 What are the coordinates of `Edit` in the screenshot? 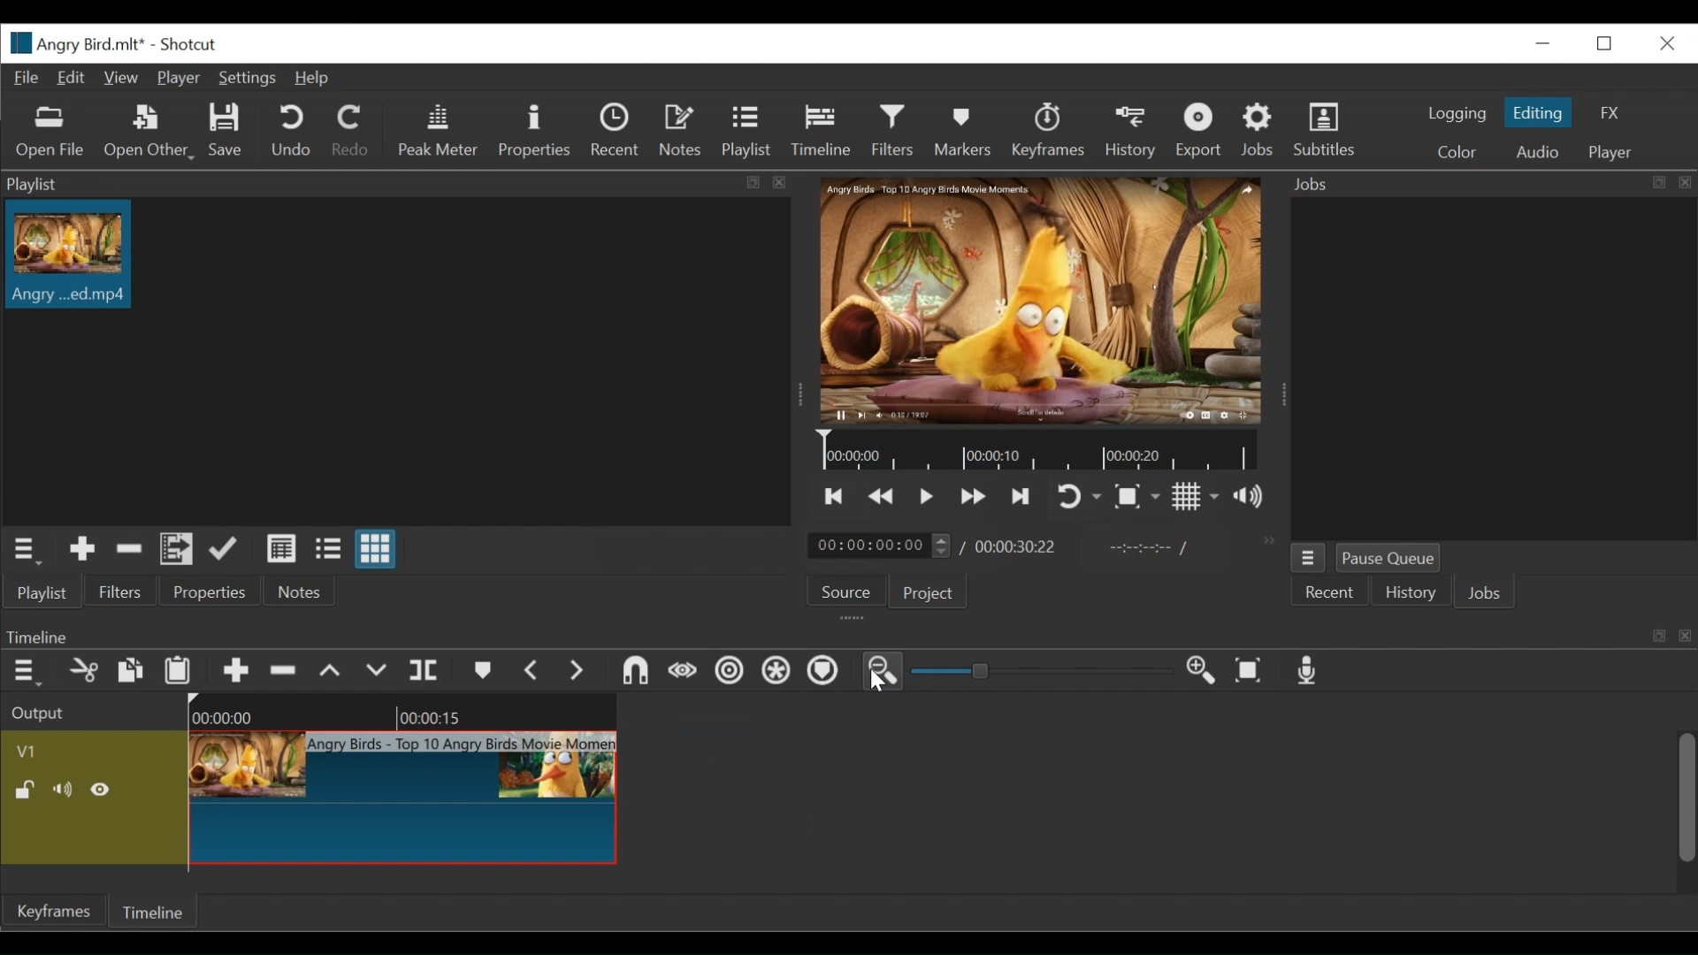 It's located at (68, 78).